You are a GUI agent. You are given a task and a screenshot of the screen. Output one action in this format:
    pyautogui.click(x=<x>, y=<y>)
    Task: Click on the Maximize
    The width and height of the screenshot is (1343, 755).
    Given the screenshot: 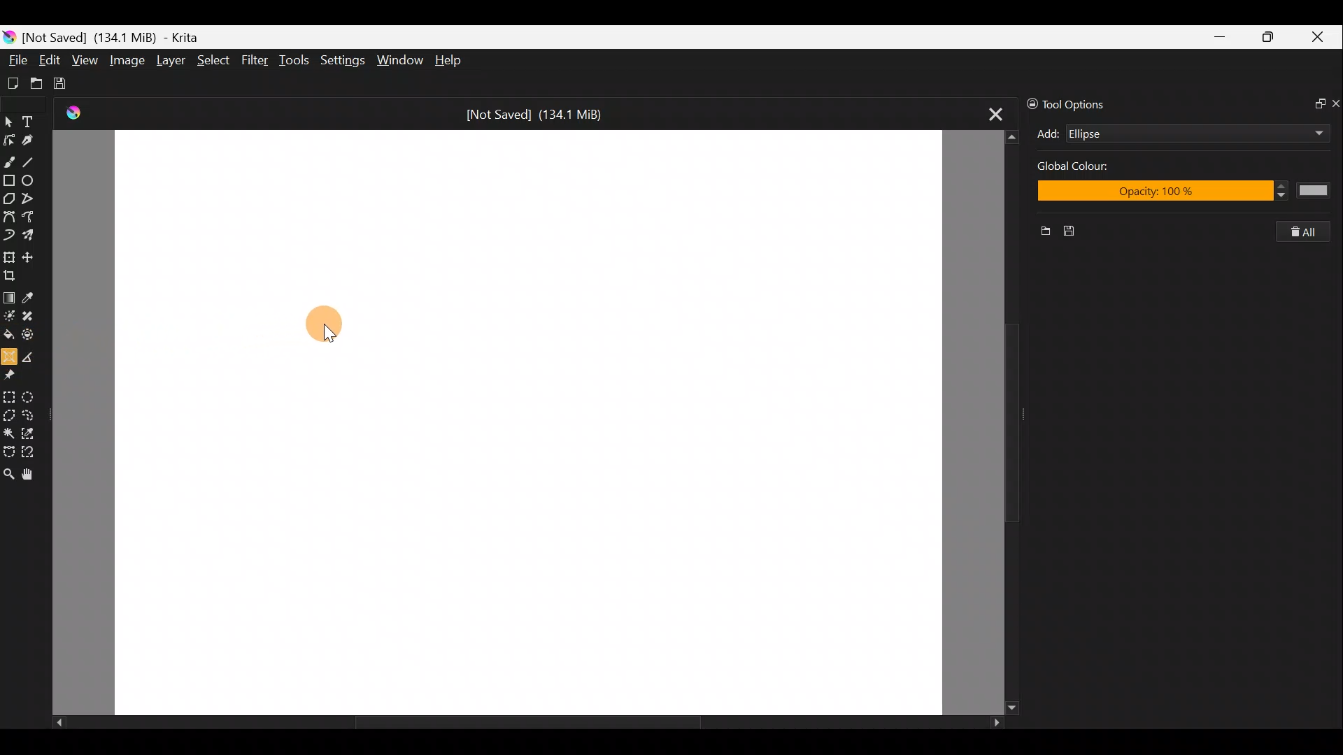 What is the action you would take?
    pyautogui.click(x=1272, y=36)
    